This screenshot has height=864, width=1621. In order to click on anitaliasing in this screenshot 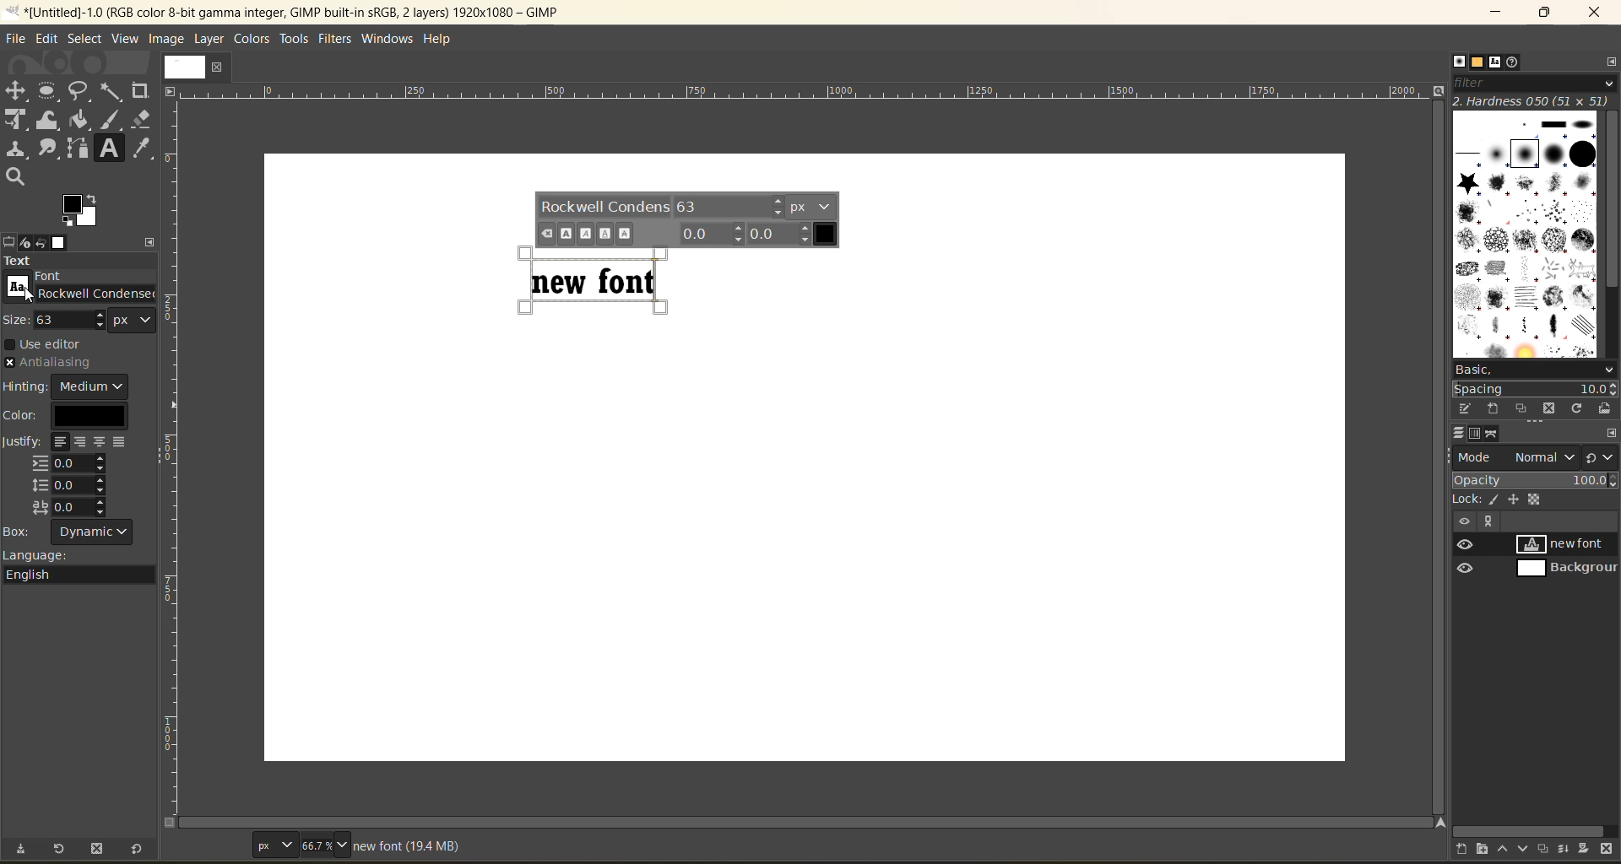, I will do `click(62, 361)`.